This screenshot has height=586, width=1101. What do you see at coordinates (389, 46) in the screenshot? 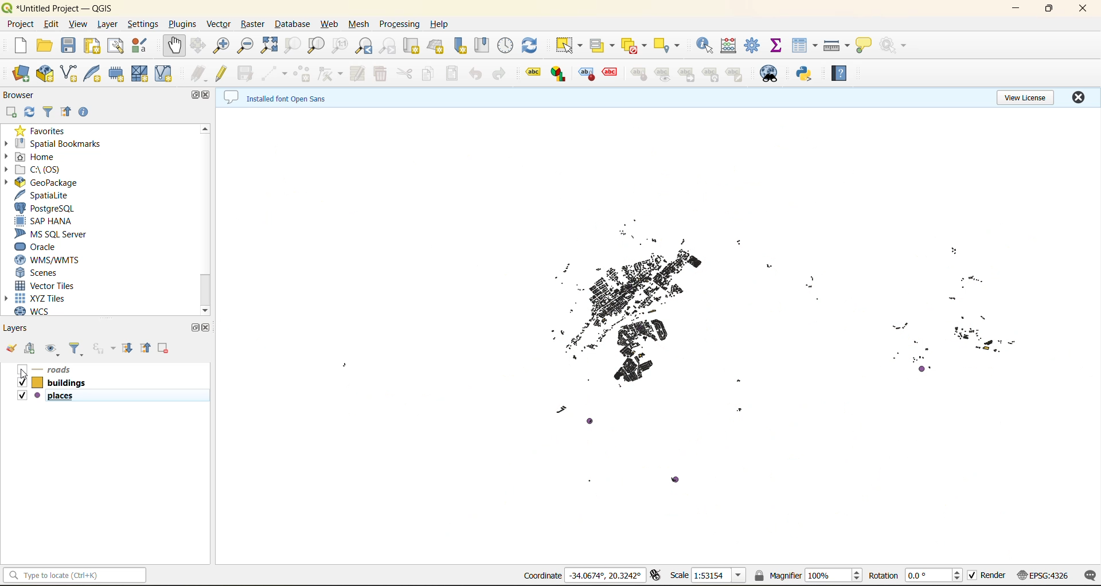
I see `zoom next` at bounding box center [389, 46].